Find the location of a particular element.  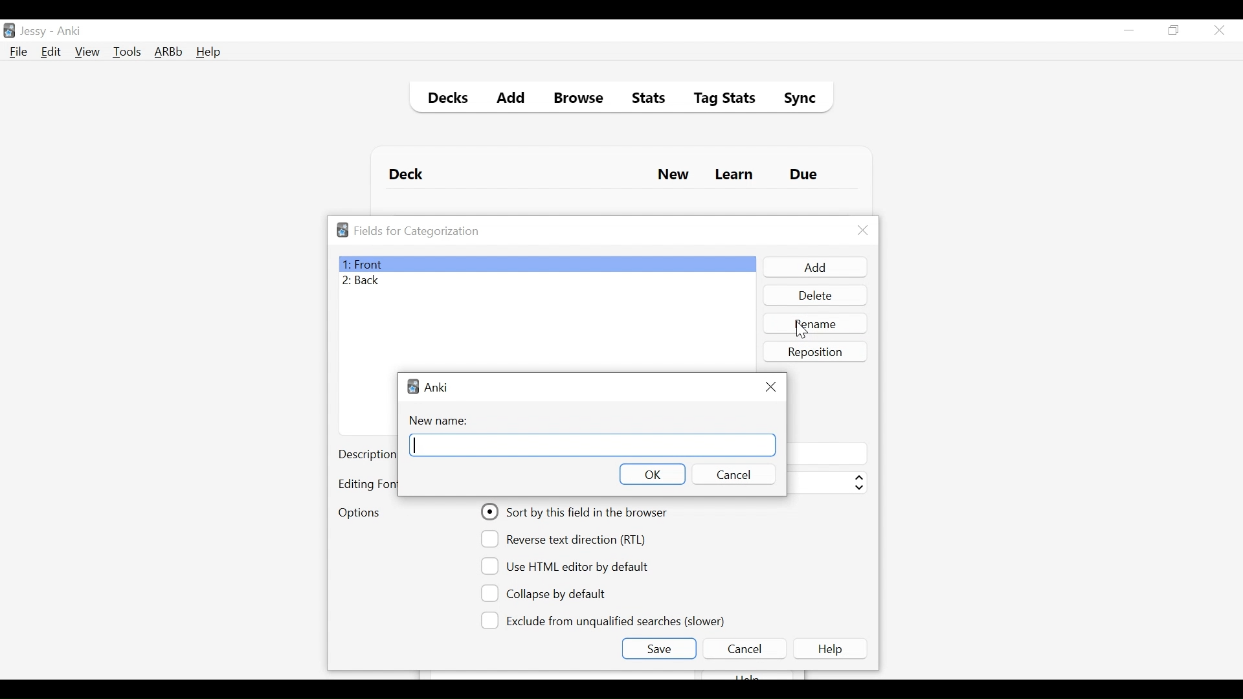

Close is located at coordinates (772, 385).